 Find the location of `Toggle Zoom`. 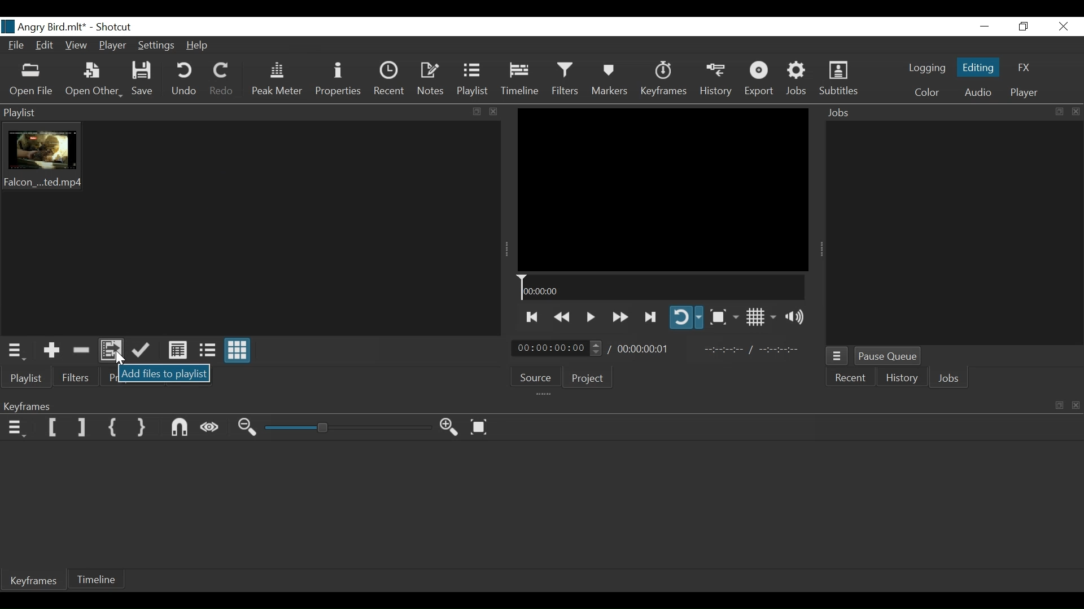

Toggle Zoom is located at coordinates (726, 319).